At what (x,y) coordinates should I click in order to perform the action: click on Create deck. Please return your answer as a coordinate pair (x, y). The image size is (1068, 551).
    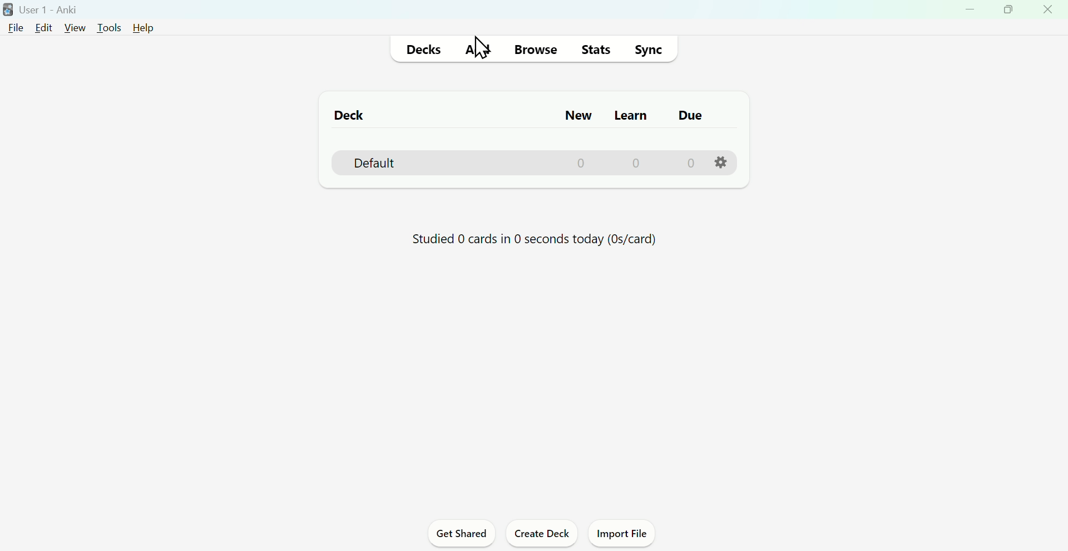
    Looking at the image, I should click on (541, 533).